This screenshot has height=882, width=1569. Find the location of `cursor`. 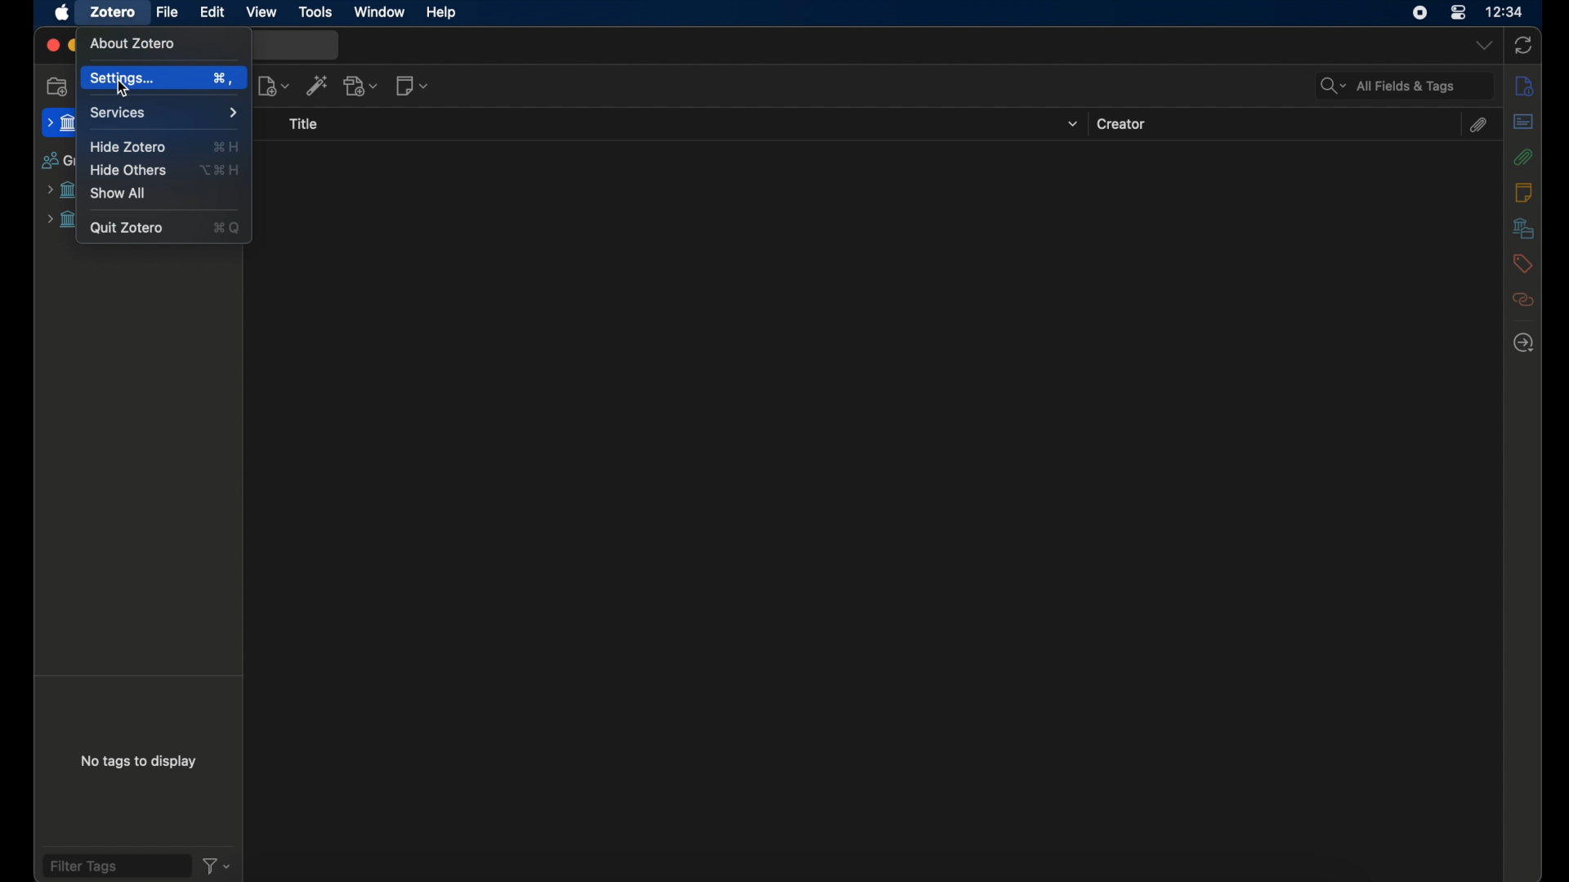

cursor is located at coordinates (127, 91).